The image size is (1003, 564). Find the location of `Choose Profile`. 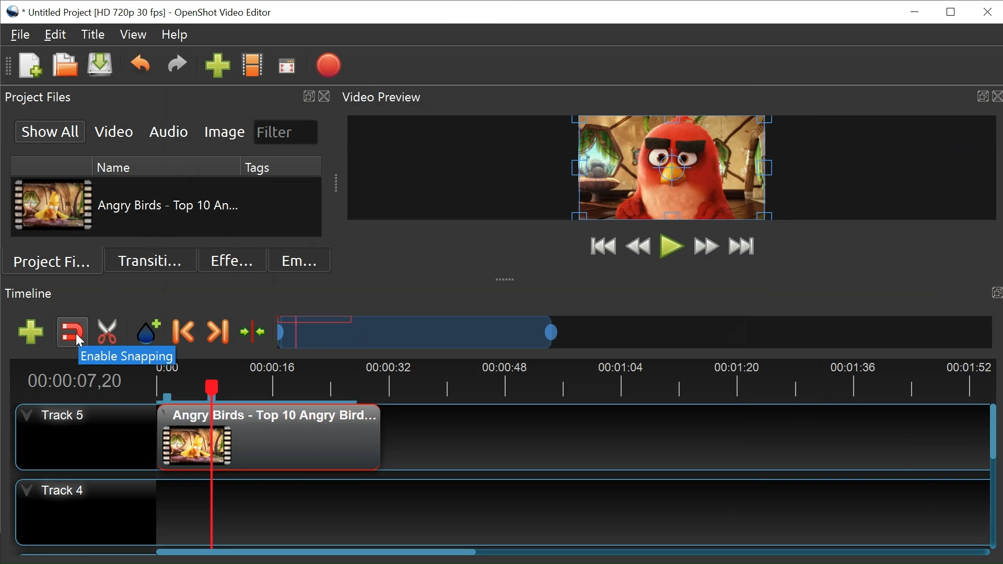

Choose Profile is located at coordinates (253, 67).